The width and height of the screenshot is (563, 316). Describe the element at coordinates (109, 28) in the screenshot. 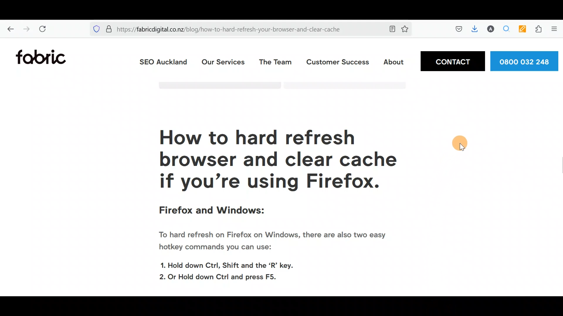

I see `Verified` at that location.